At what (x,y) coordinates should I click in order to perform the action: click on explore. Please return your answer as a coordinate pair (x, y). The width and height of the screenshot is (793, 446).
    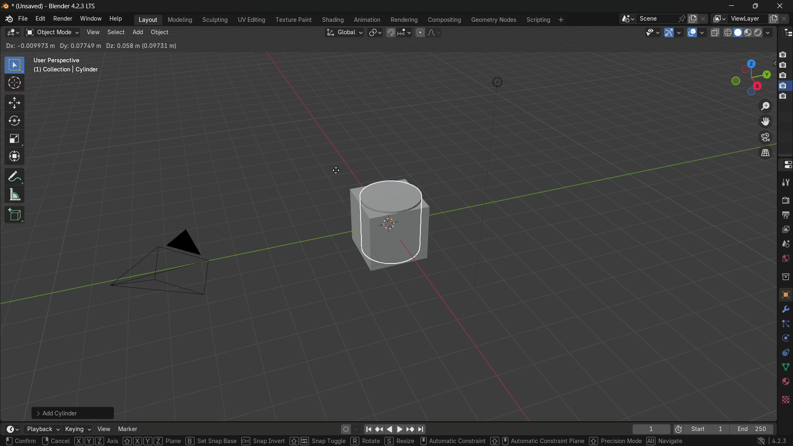
    Looking at the image, I should click on (786, 383).